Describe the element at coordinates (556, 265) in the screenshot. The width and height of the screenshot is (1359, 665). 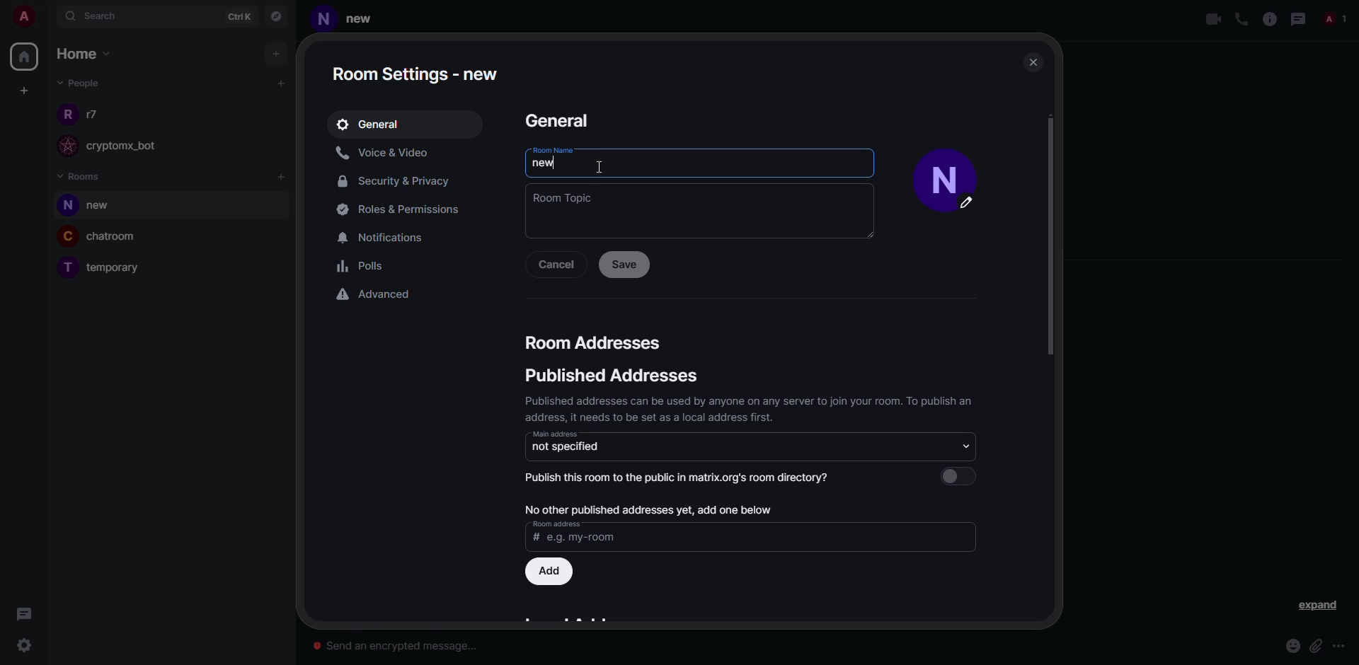
I see `cancel` at that location.